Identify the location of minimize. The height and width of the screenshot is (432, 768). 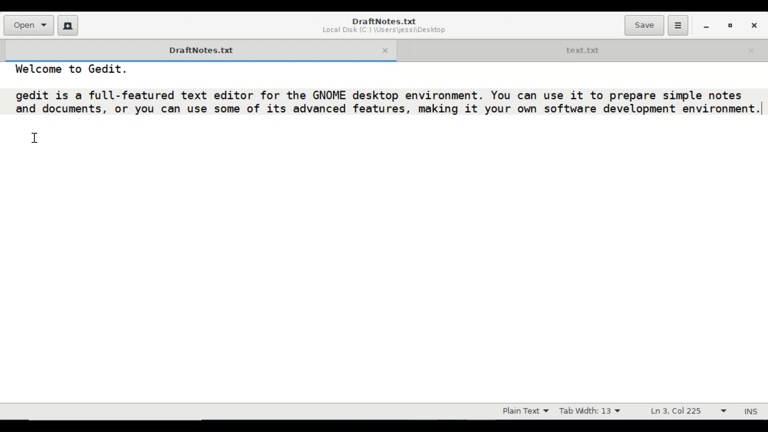
(706, 25).